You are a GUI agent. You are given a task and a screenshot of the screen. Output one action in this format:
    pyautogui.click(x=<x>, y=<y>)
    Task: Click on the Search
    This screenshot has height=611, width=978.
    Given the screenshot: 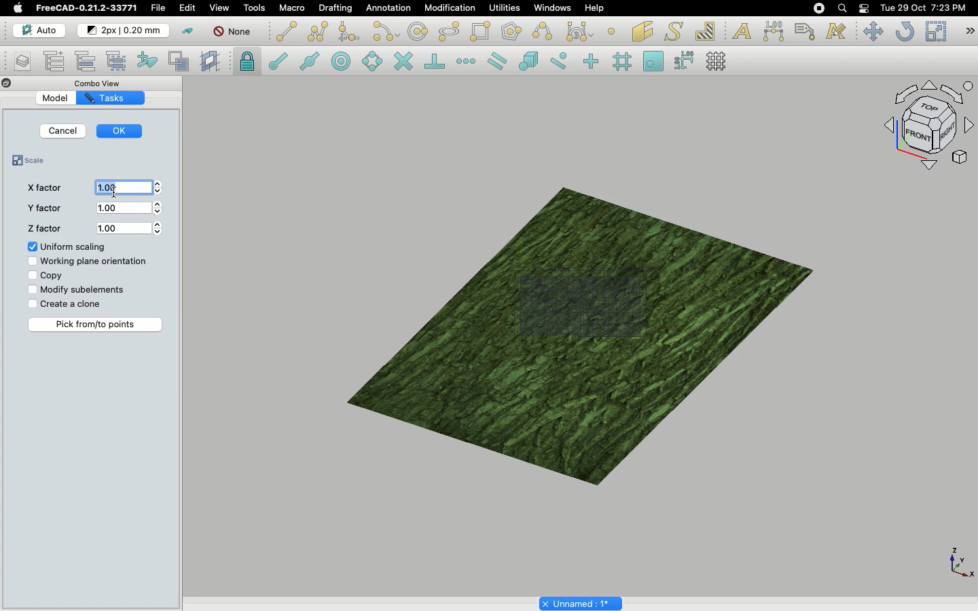 What is the action you would take?
    pyautogui.click(x=841, y=8)
    